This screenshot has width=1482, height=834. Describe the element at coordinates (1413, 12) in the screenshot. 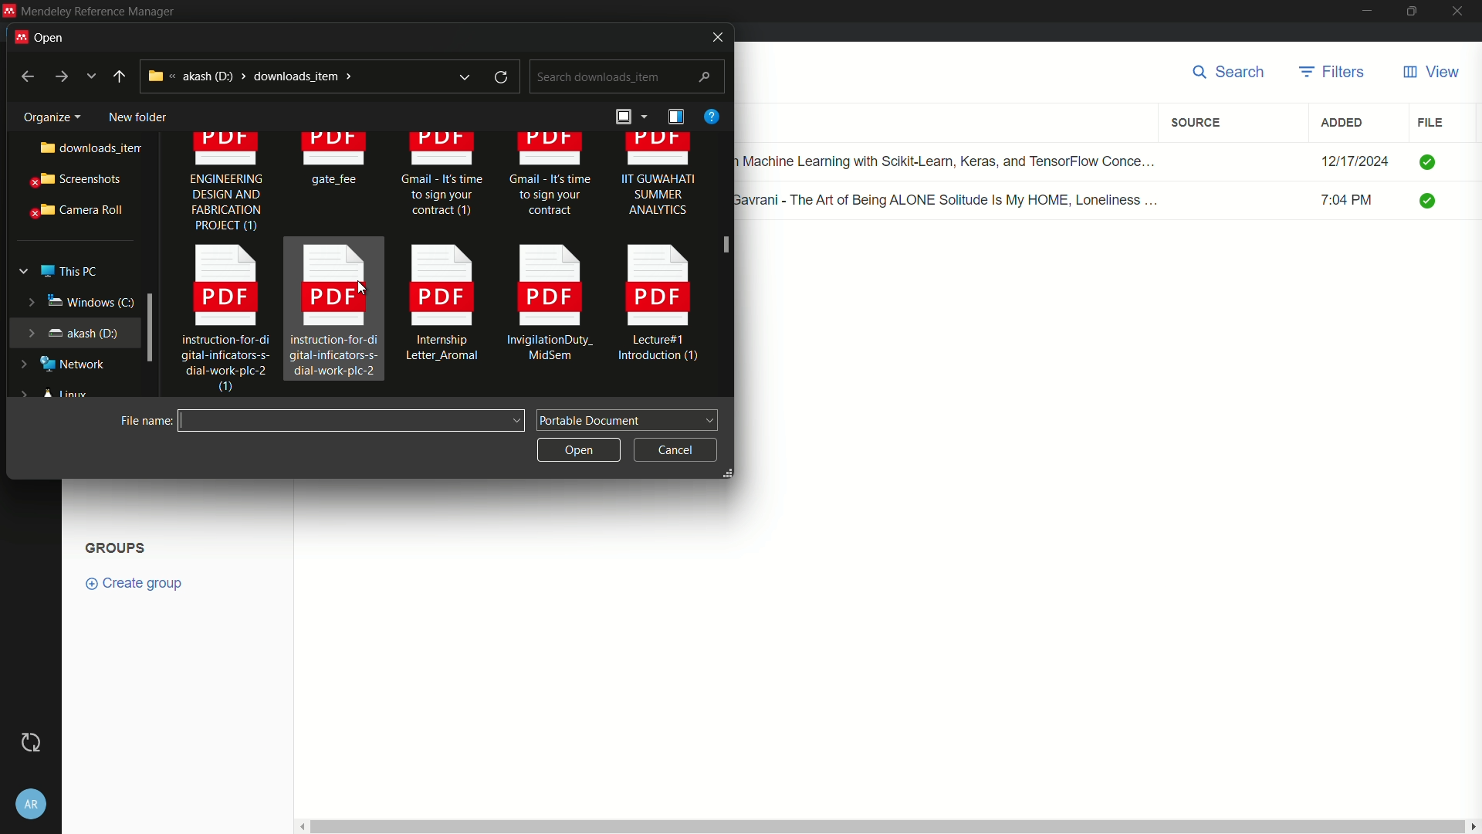

I see `maximize` at that location.